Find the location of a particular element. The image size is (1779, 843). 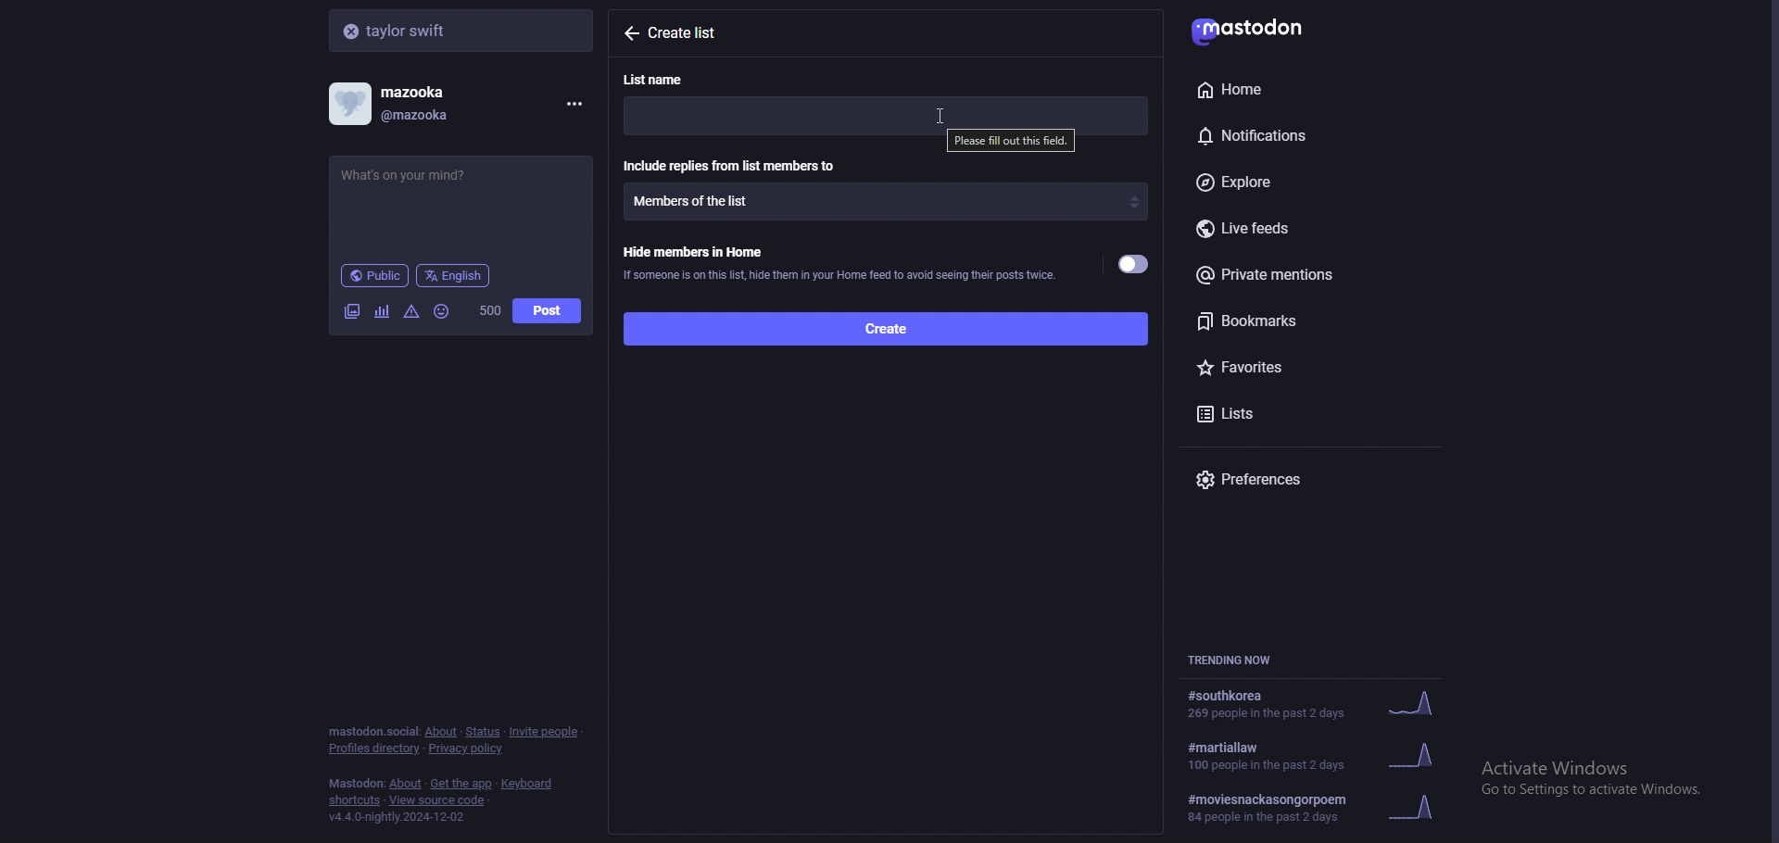

back is located at coordinates (630, 32).